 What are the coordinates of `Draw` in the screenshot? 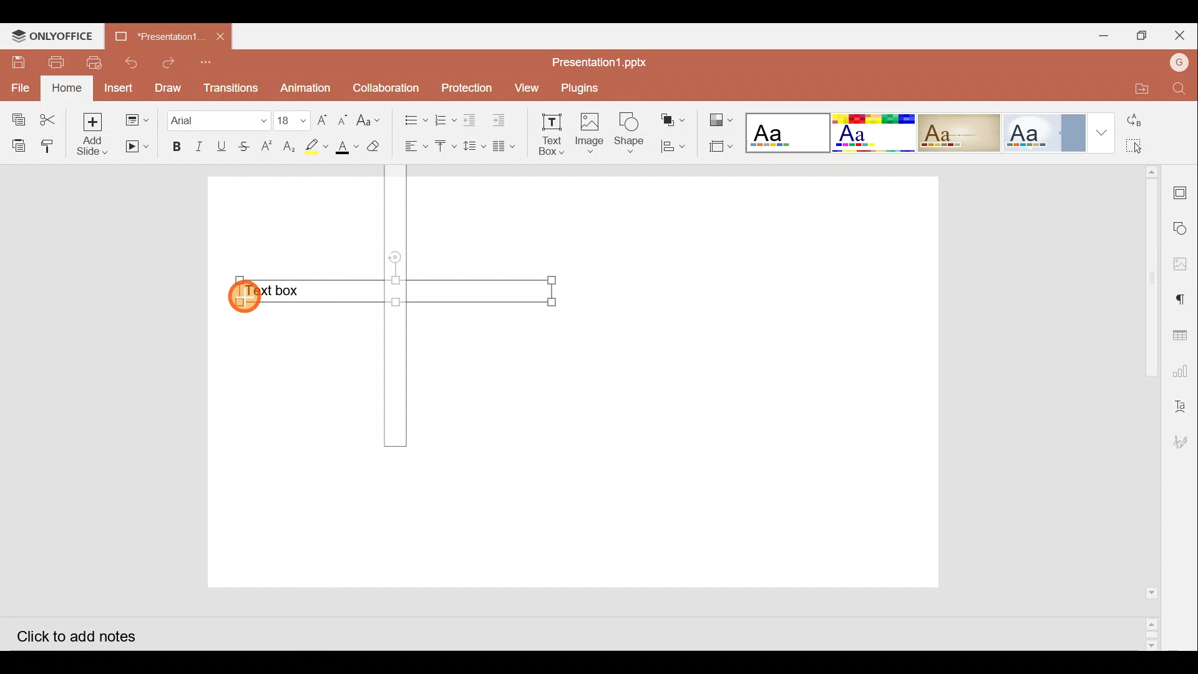 It's located at (167, 87).